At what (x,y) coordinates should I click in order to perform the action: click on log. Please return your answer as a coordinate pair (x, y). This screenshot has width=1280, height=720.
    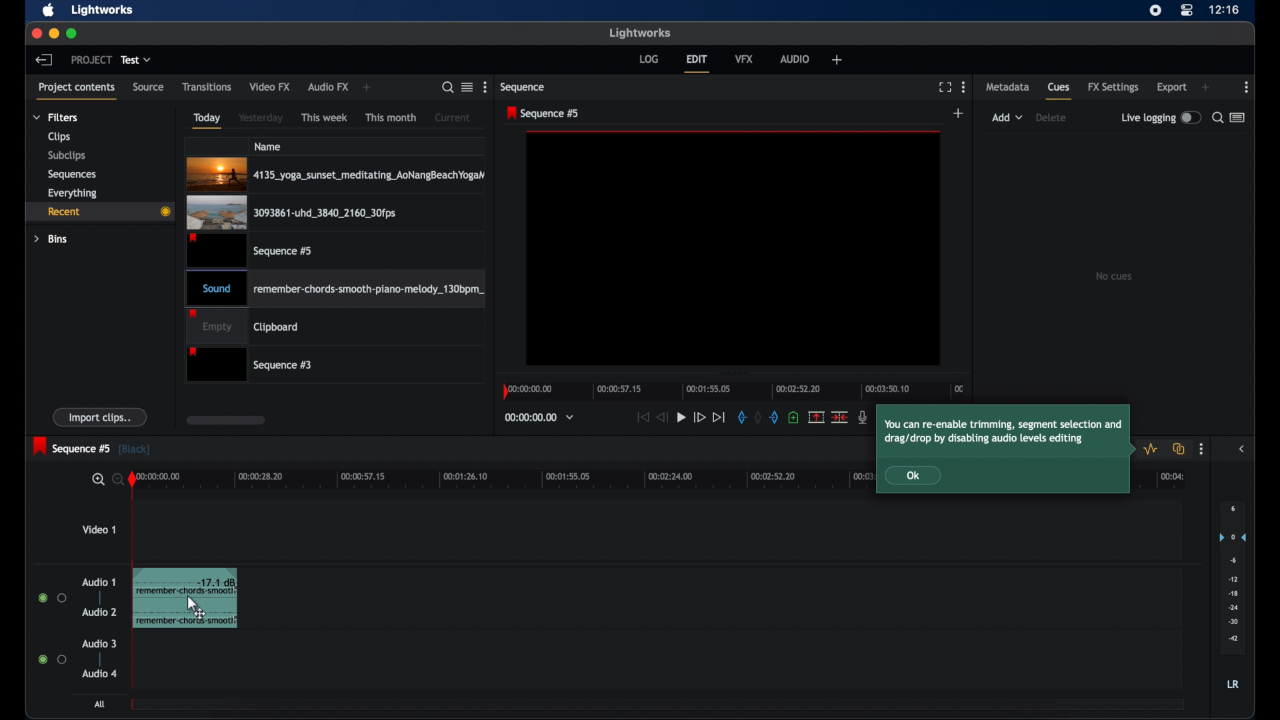
    Looking at the image, I should click on (649, 59).